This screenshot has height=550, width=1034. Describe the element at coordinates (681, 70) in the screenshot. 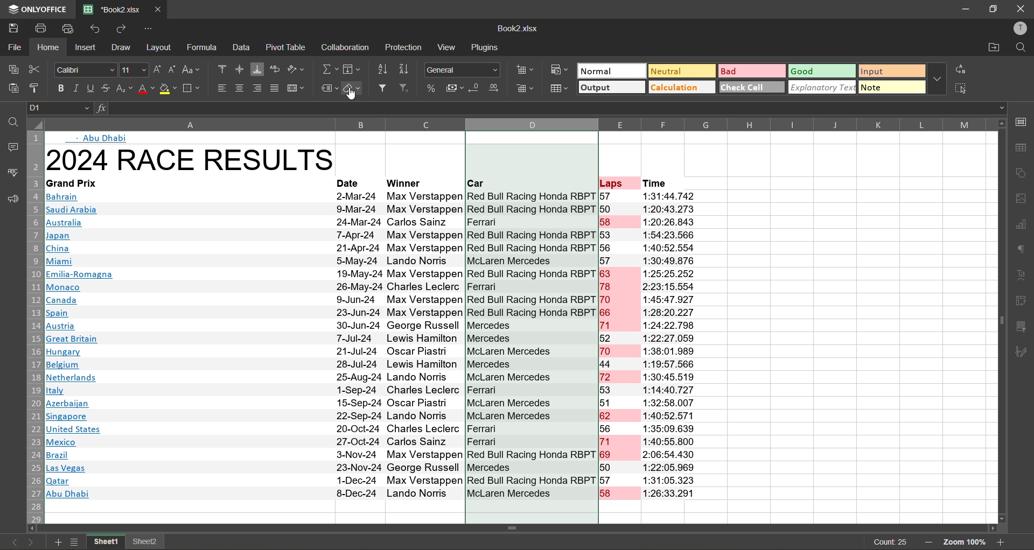

I see `neutral` at that location.